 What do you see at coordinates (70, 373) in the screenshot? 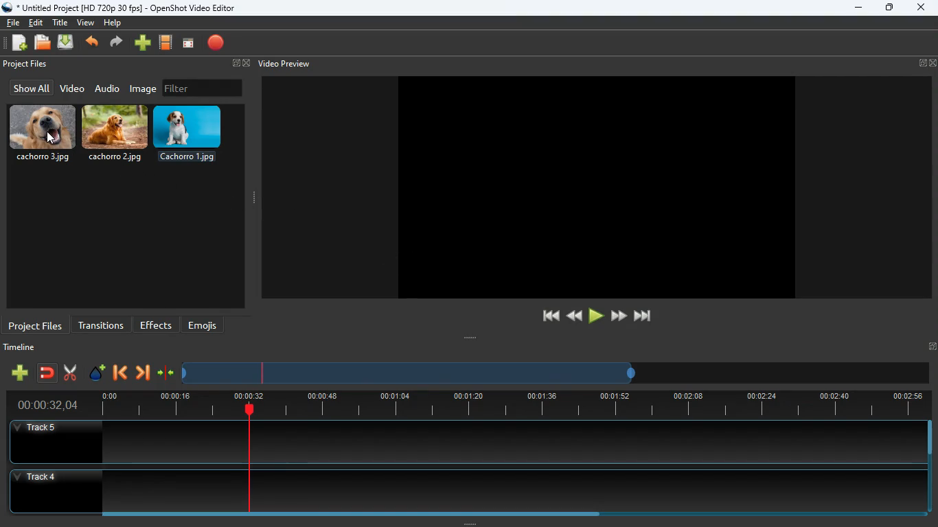
I see `cut` at bounding box center [70, 373].